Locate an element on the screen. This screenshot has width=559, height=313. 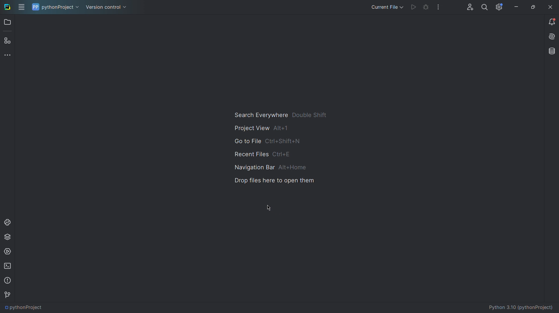
Notifications is located at coordinates (551, 23).